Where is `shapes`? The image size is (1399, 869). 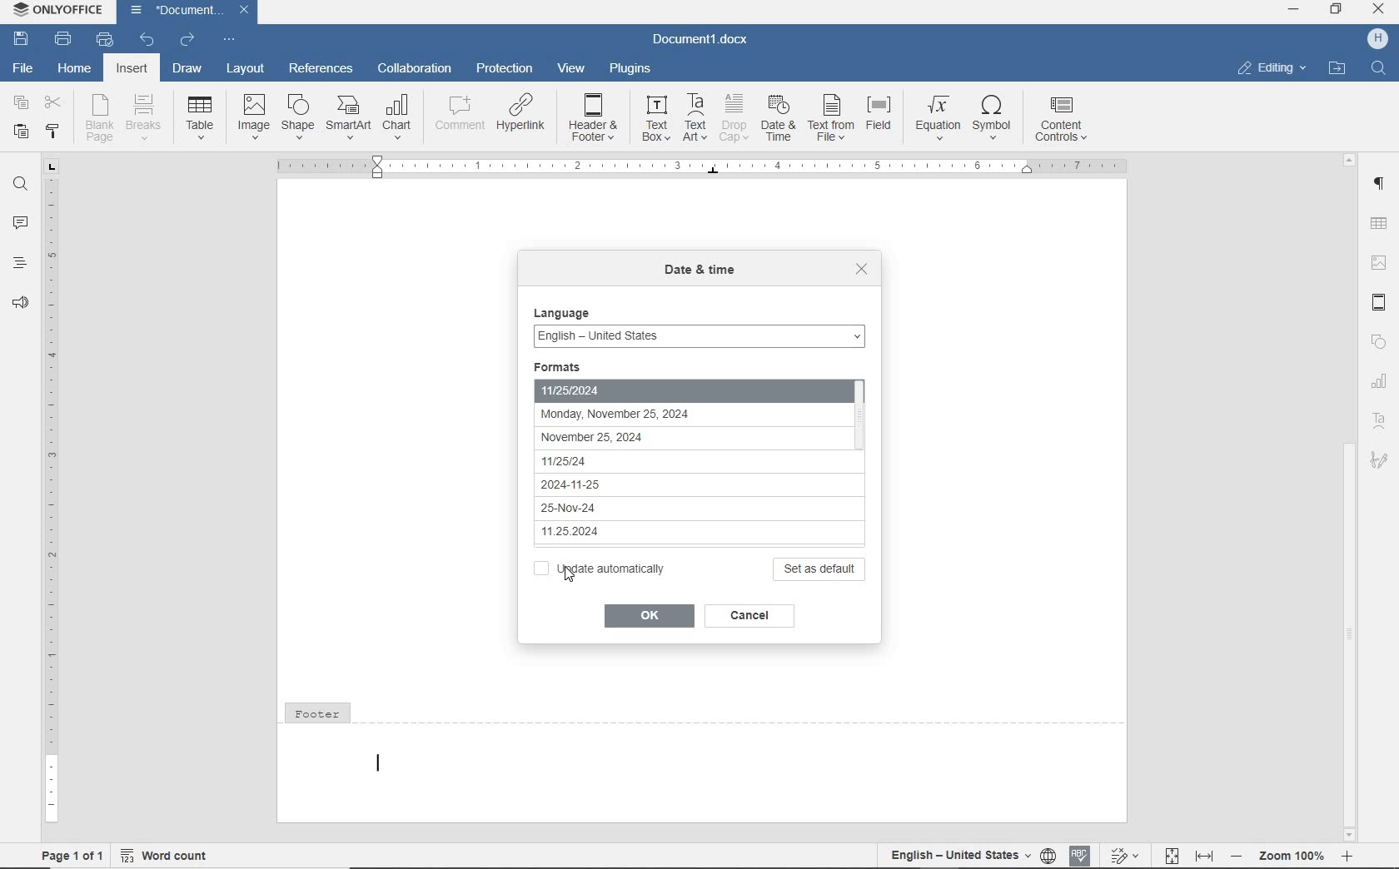
shapes is located at coordinates (1381, 342).